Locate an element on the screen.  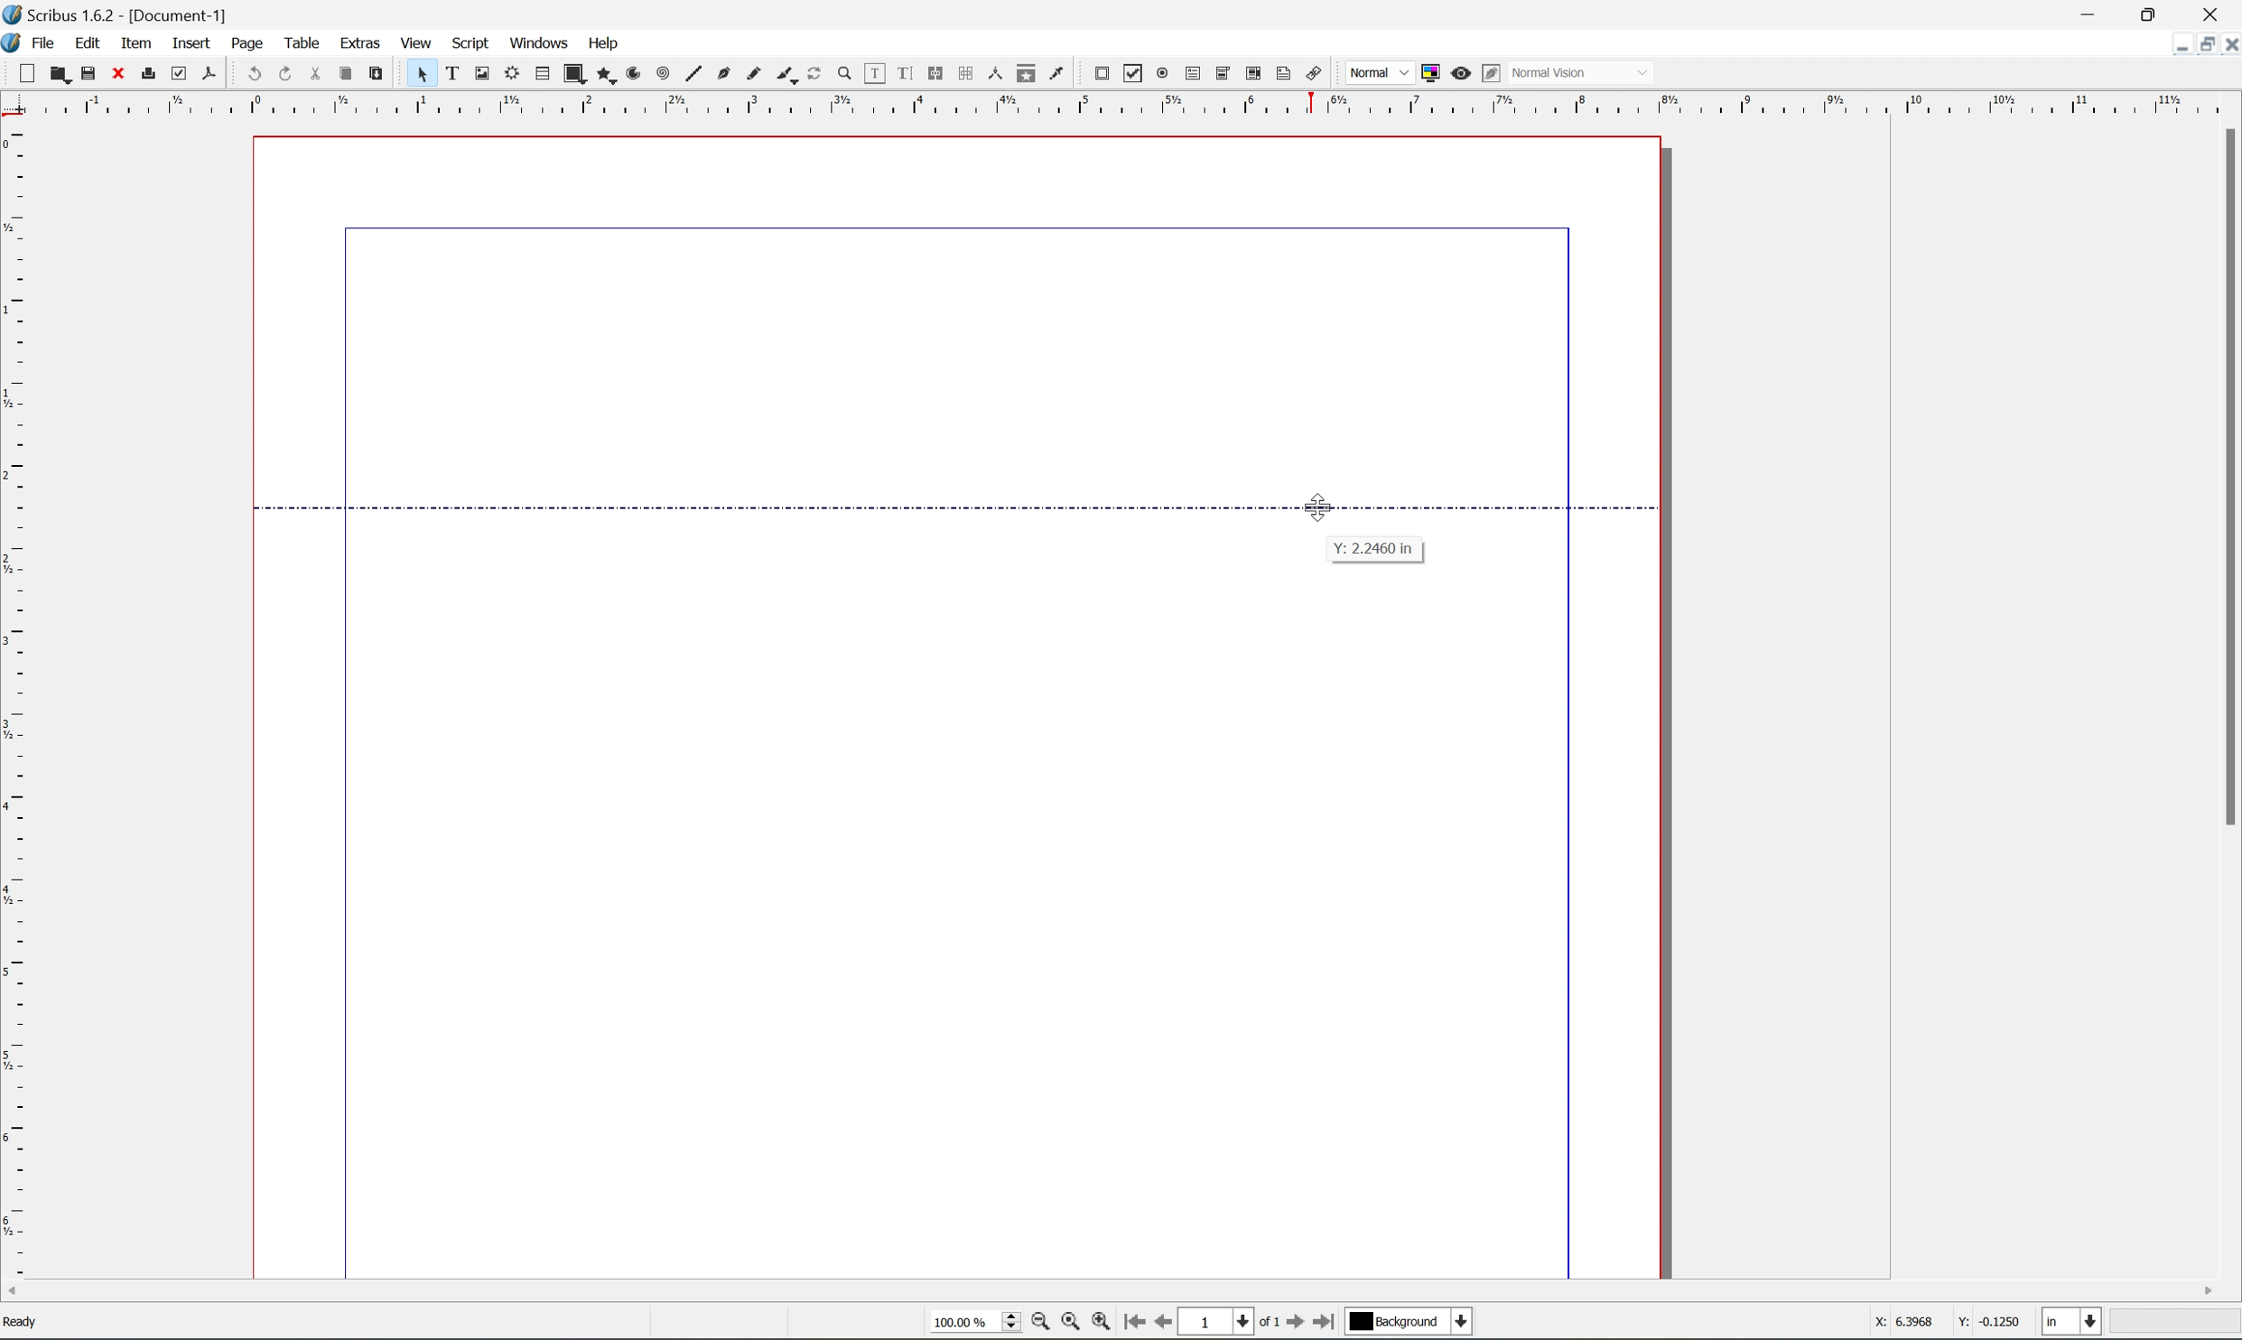
edit in preview mode is located at coordinates (1492, 73).